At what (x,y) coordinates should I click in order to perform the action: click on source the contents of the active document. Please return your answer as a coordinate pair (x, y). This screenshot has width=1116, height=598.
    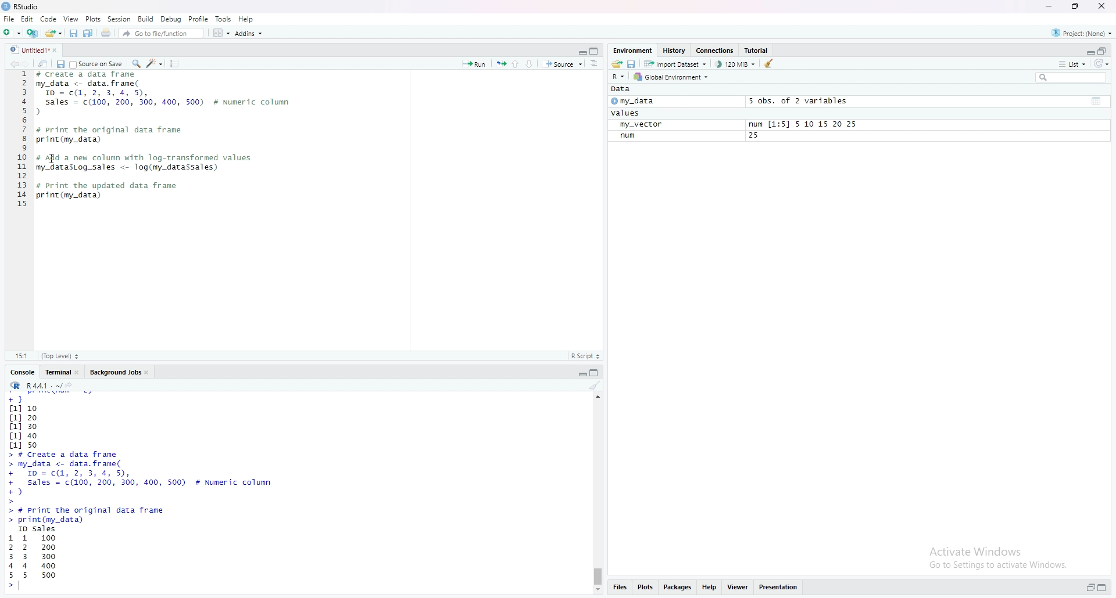
    Looking at the image, I should click on (563, 64).